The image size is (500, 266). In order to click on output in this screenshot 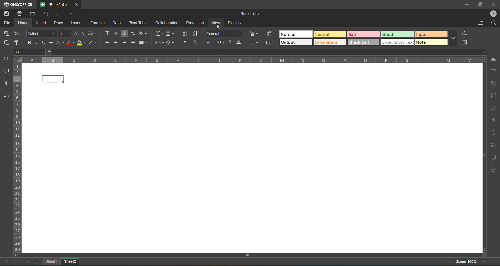, I will do `click(296, 42)`.